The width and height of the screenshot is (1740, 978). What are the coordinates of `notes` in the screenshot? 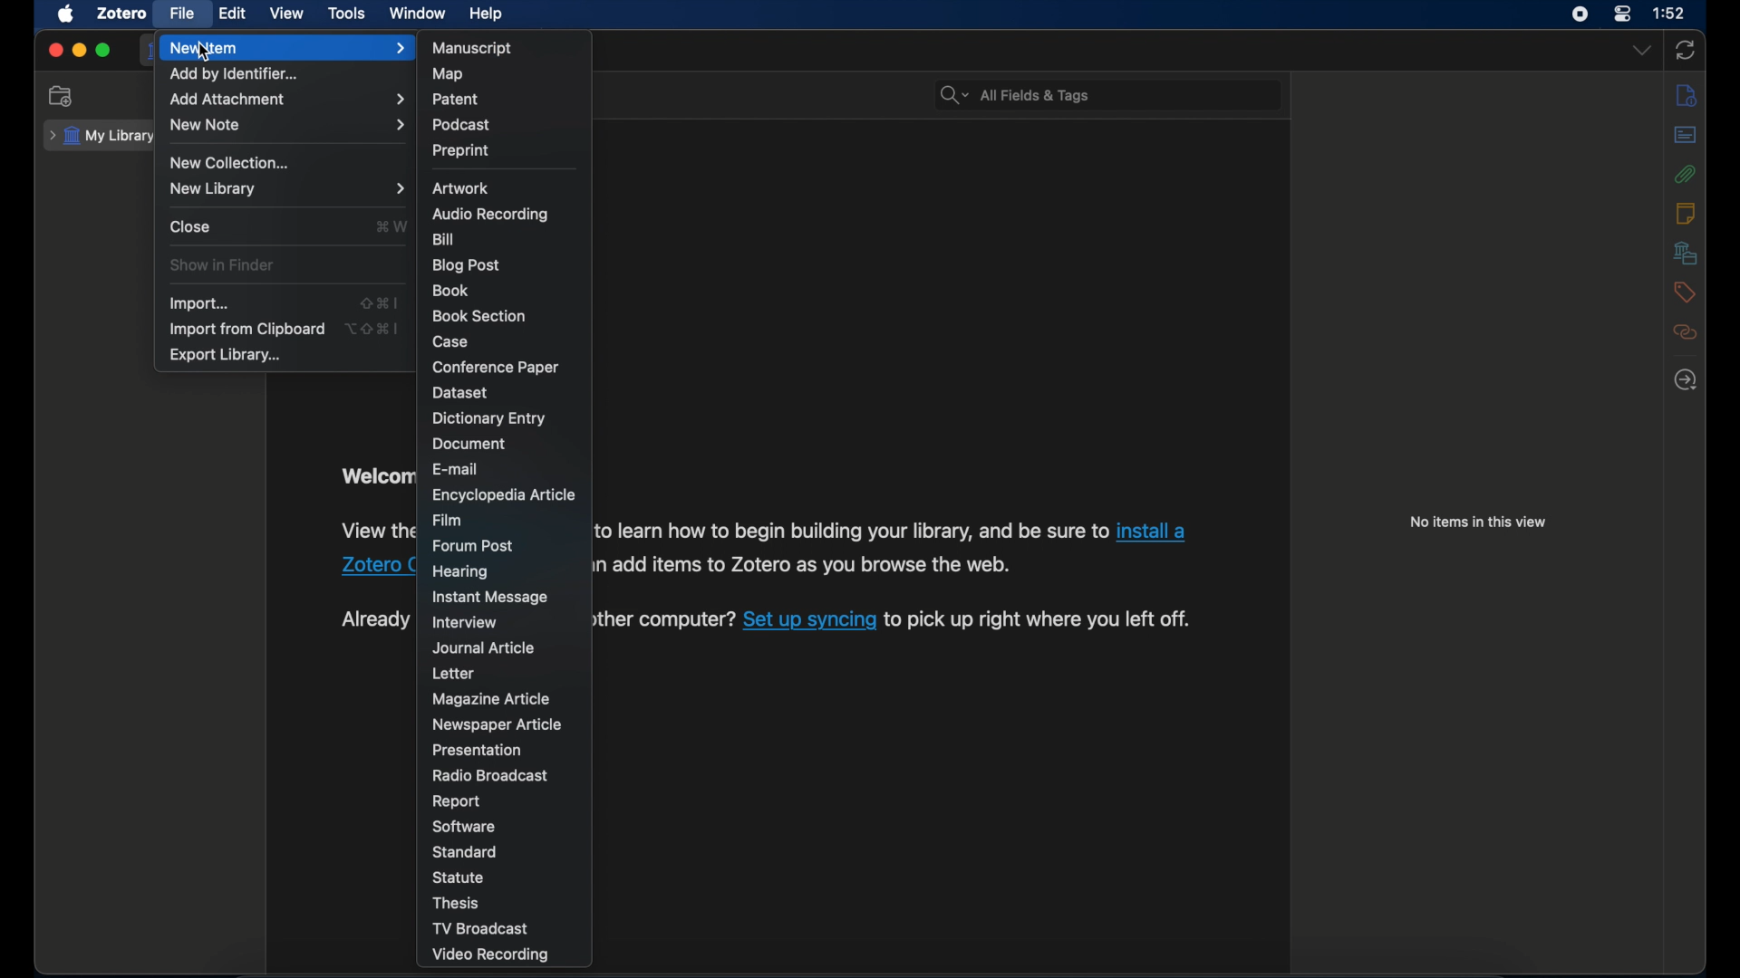 It's located at (1686, 214).